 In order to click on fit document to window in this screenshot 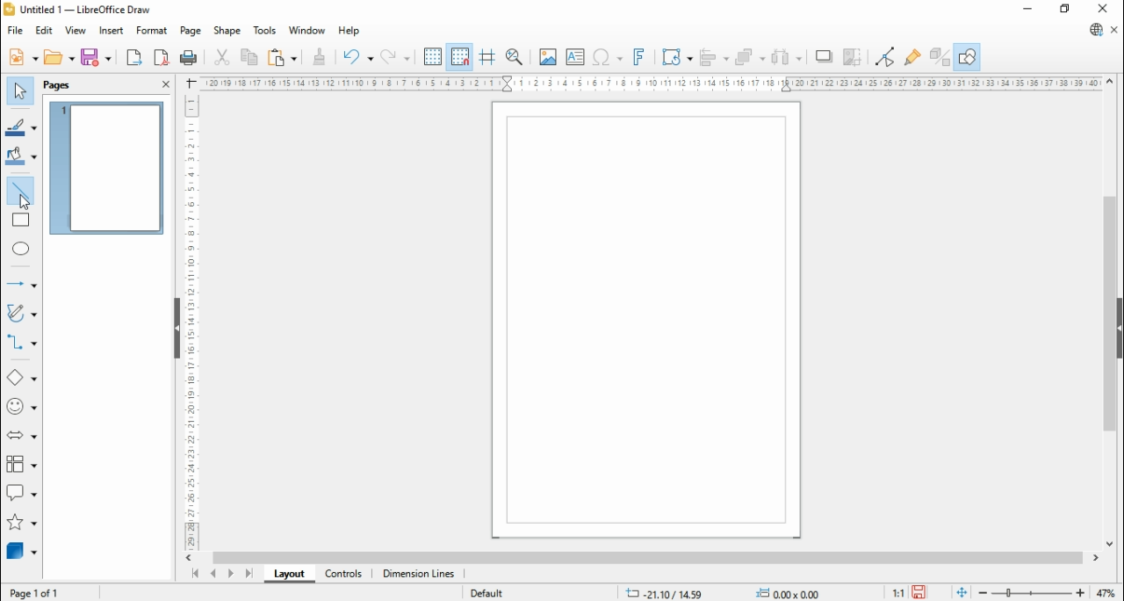, I will do `click(962, 593)`.